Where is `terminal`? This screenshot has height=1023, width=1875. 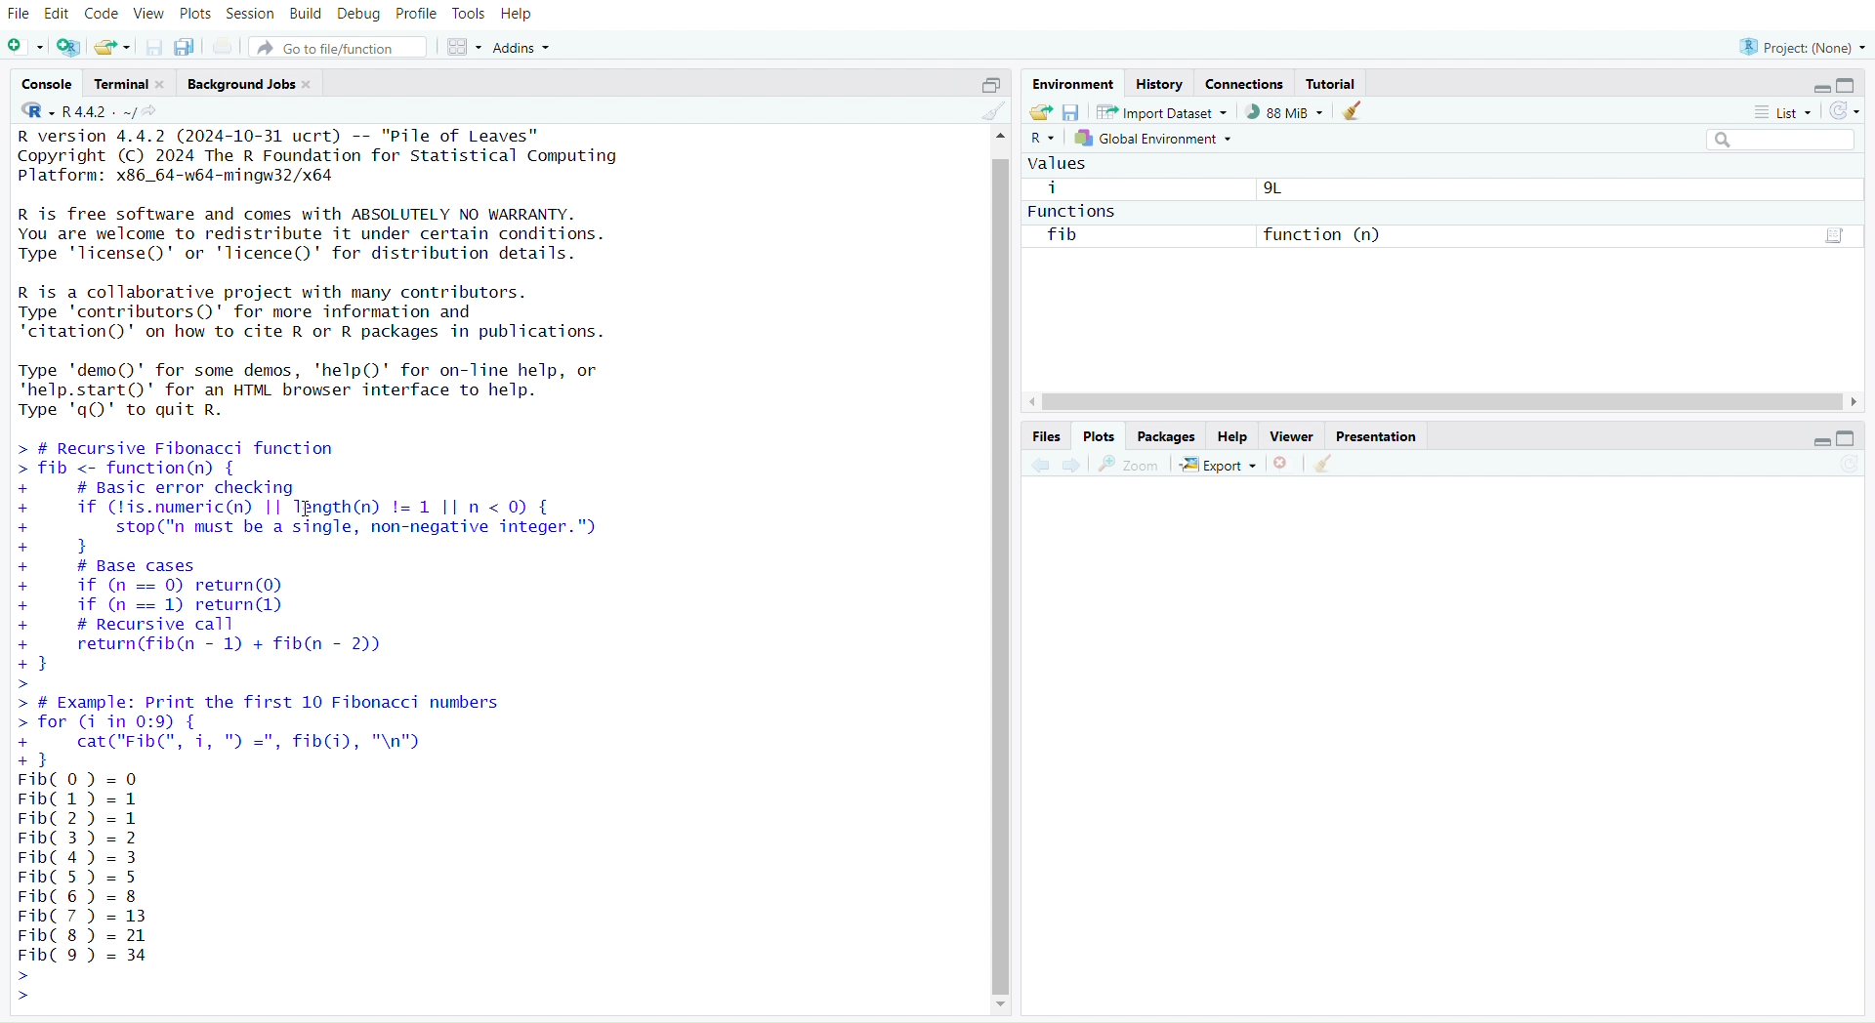
terminal is located at coordinates (131, 84).